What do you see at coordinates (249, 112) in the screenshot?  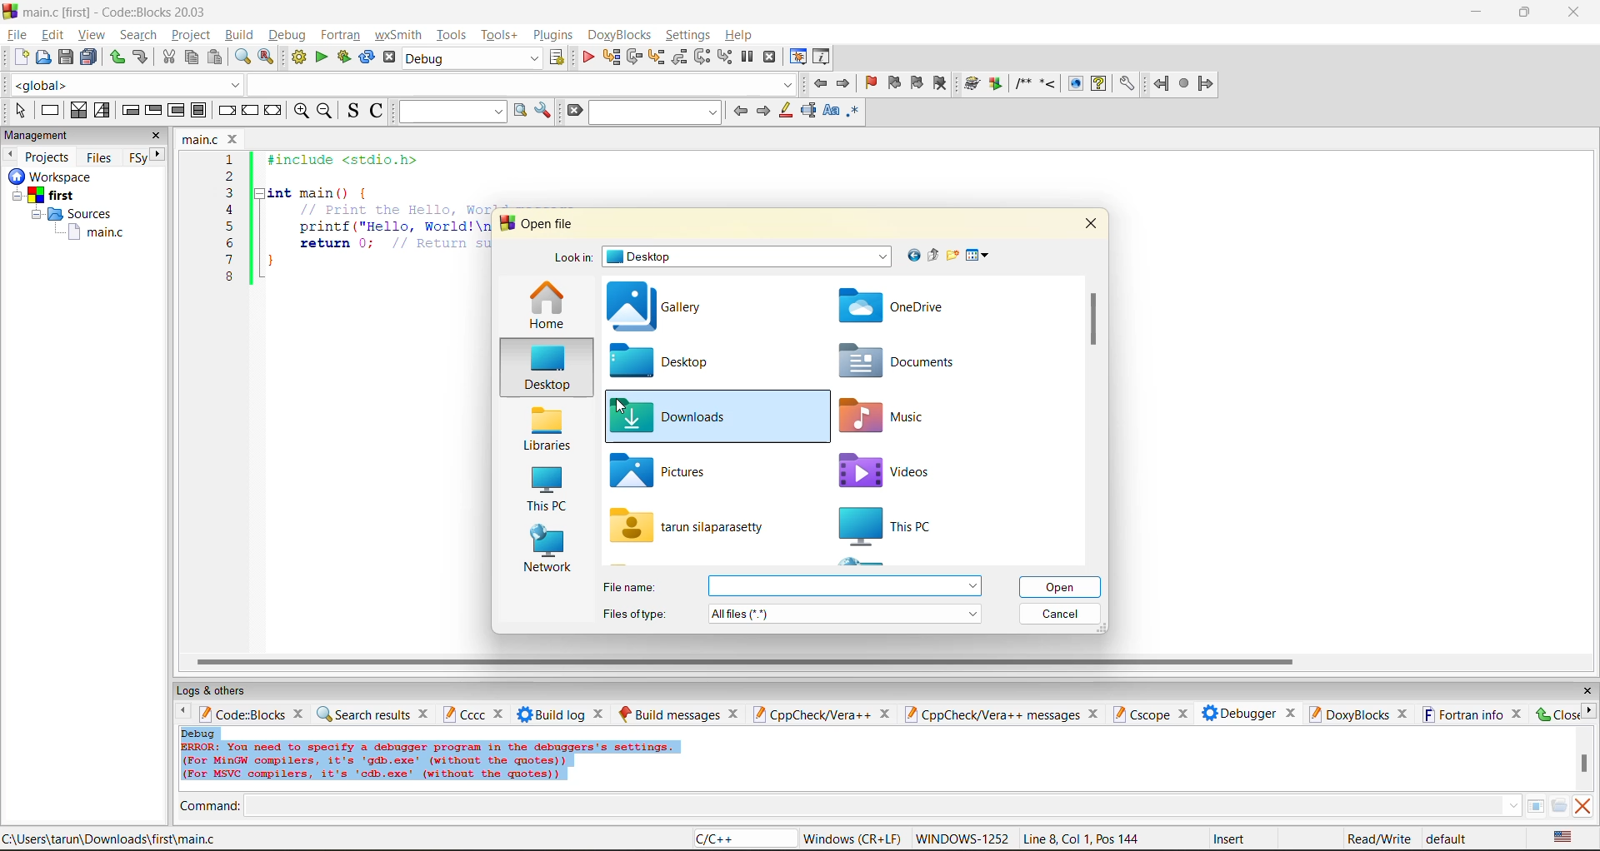 I see `continue instruction` at bounding box center [249, 112].